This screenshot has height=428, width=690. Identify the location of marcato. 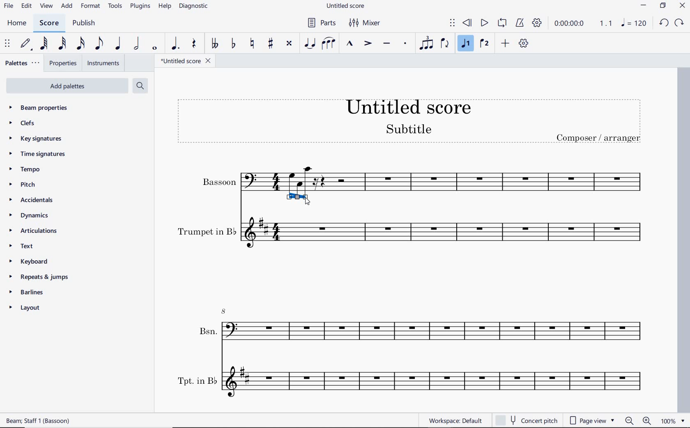
(351, 44).